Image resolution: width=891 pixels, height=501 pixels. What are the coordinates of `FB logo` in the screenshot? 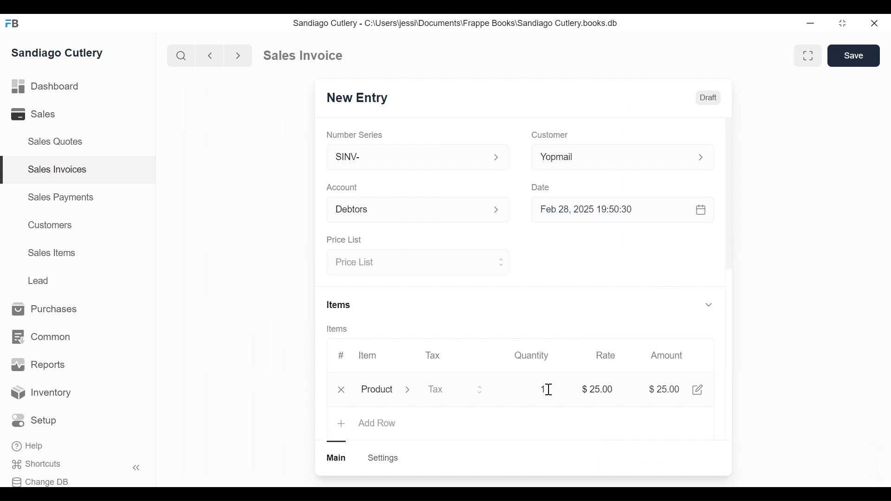 It's located at (13, 23).